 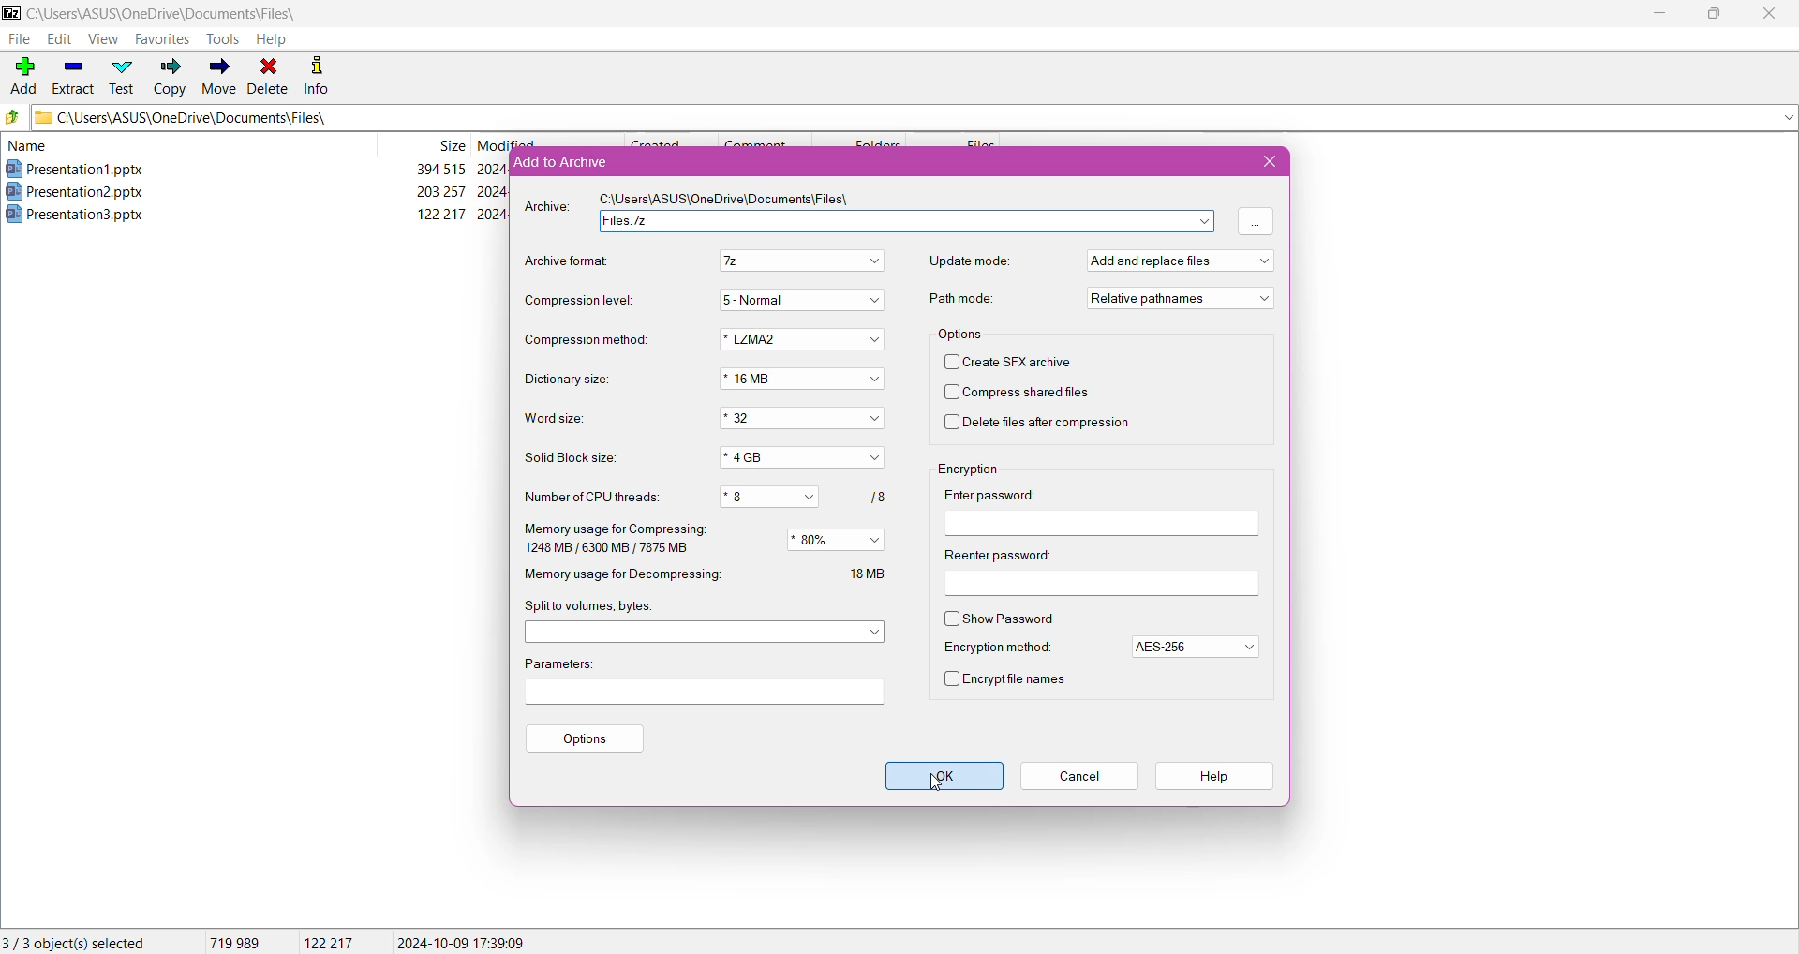 I want to click on View, so click(x=102, y=39).